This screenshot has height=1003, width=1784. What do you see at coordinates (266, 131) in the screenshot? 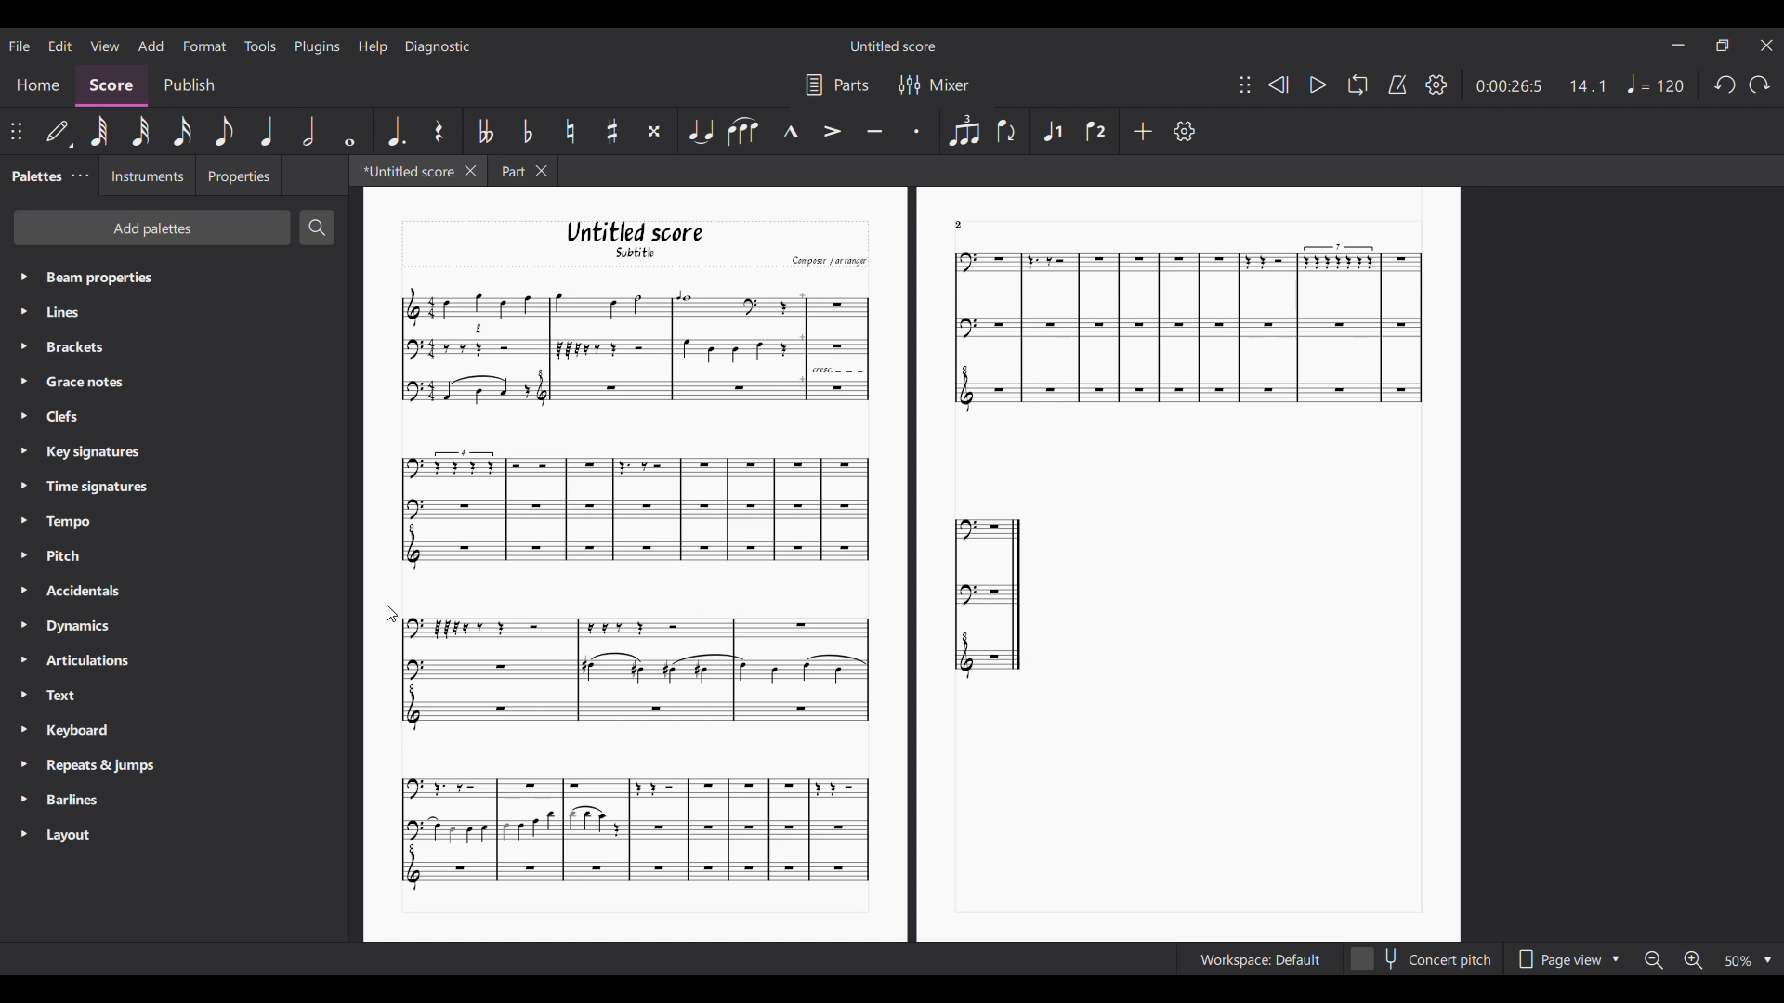
I see `Quarter note` at bounding box center [266, 131].